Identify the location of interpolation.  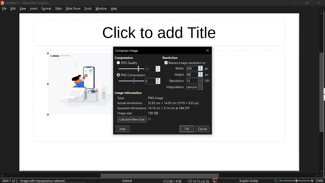
(174, 87).